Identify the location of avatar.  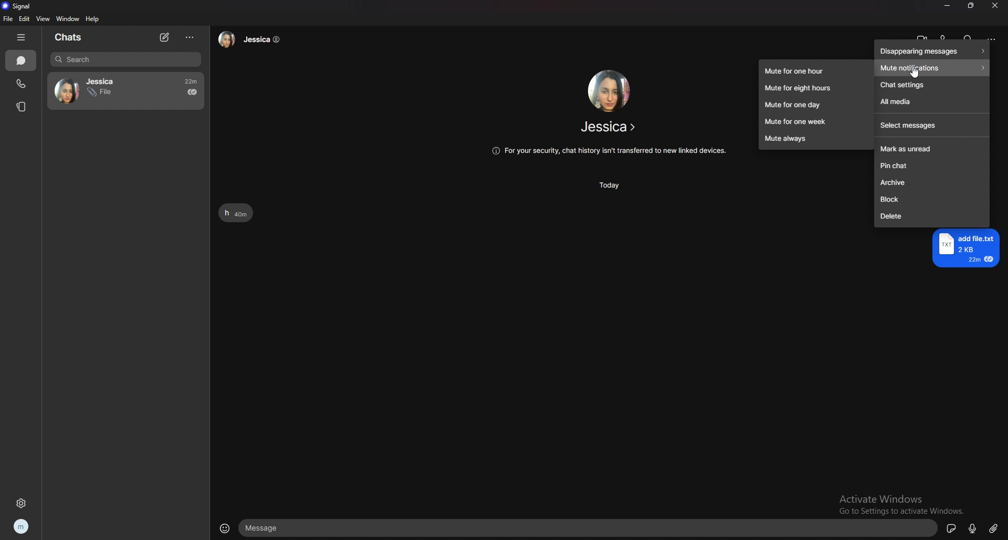
(65, 89).